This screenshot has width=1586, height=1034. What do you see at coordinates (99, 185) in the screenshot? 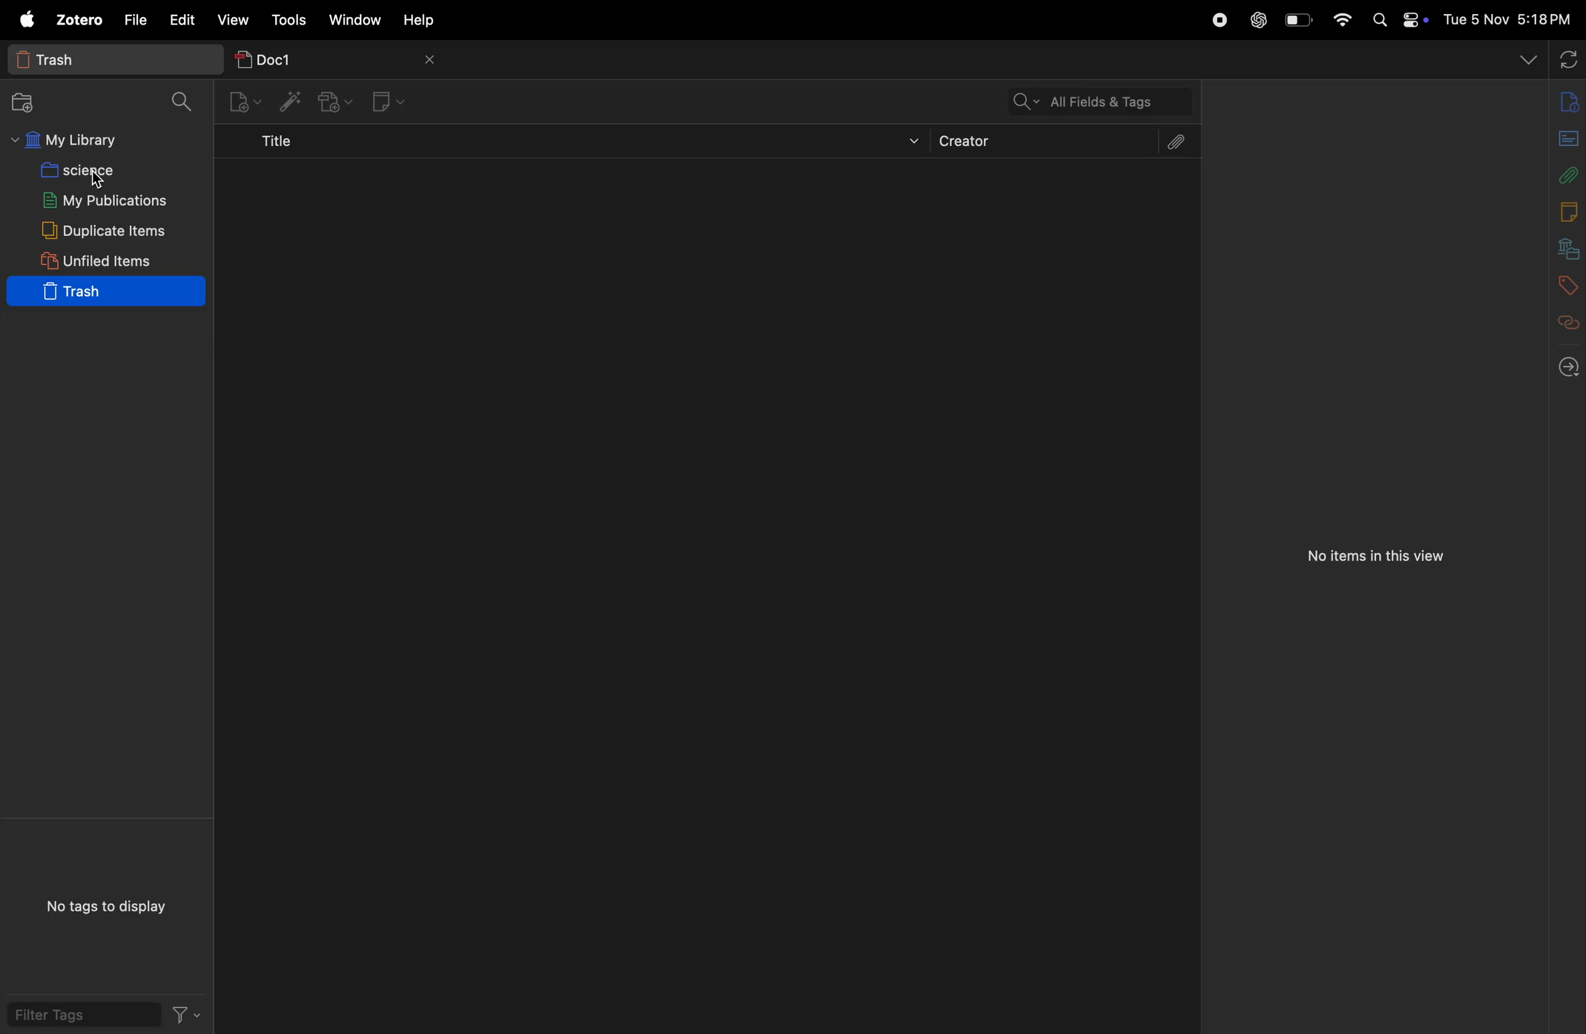
I see `Pointer` at bounding box center [99, 185].